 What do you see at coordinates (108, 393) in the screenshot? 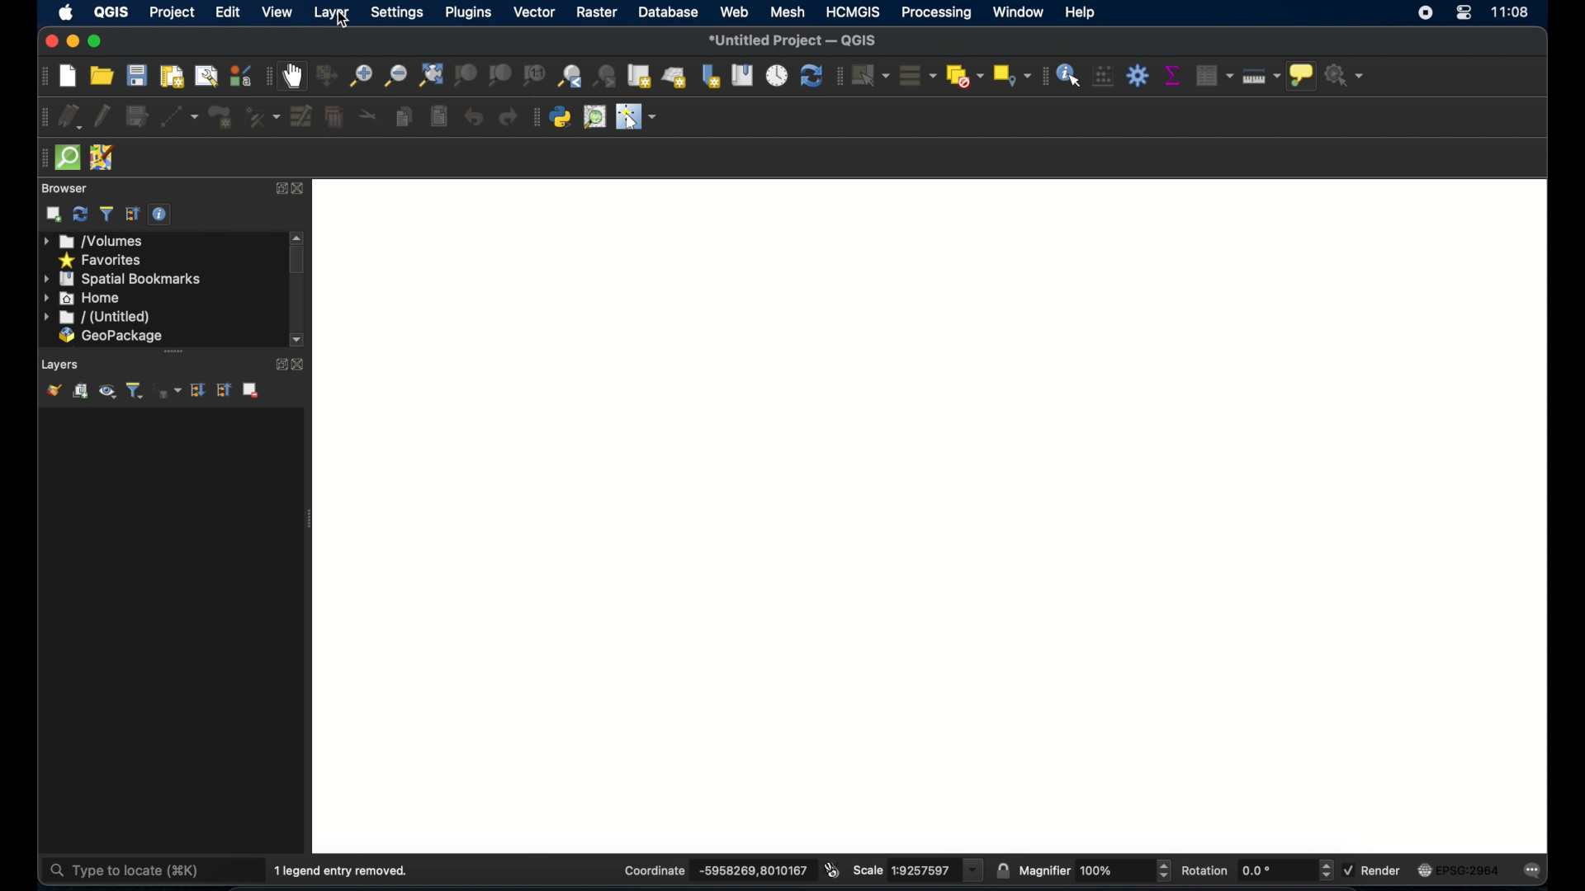
I see `manage map theme` at bounding box center [108, 393].